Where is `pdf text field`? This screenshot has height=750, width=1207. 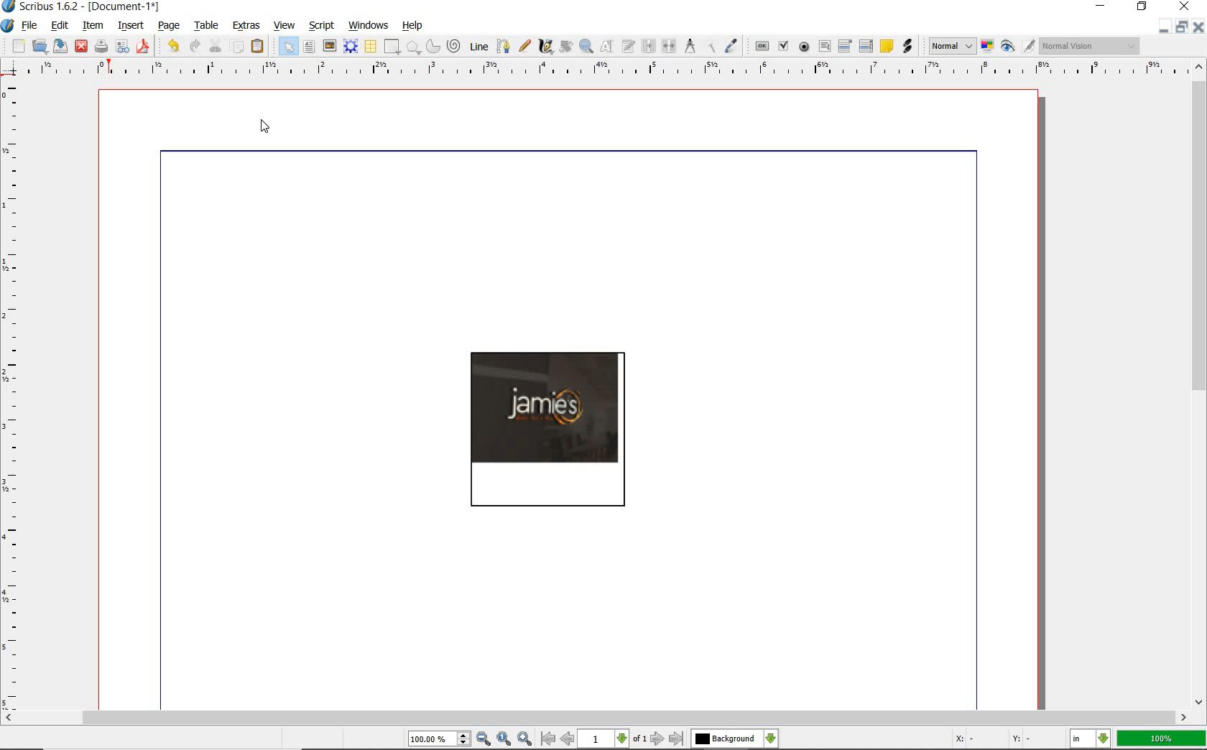 pdf text field is located at coordinates (823, 46).